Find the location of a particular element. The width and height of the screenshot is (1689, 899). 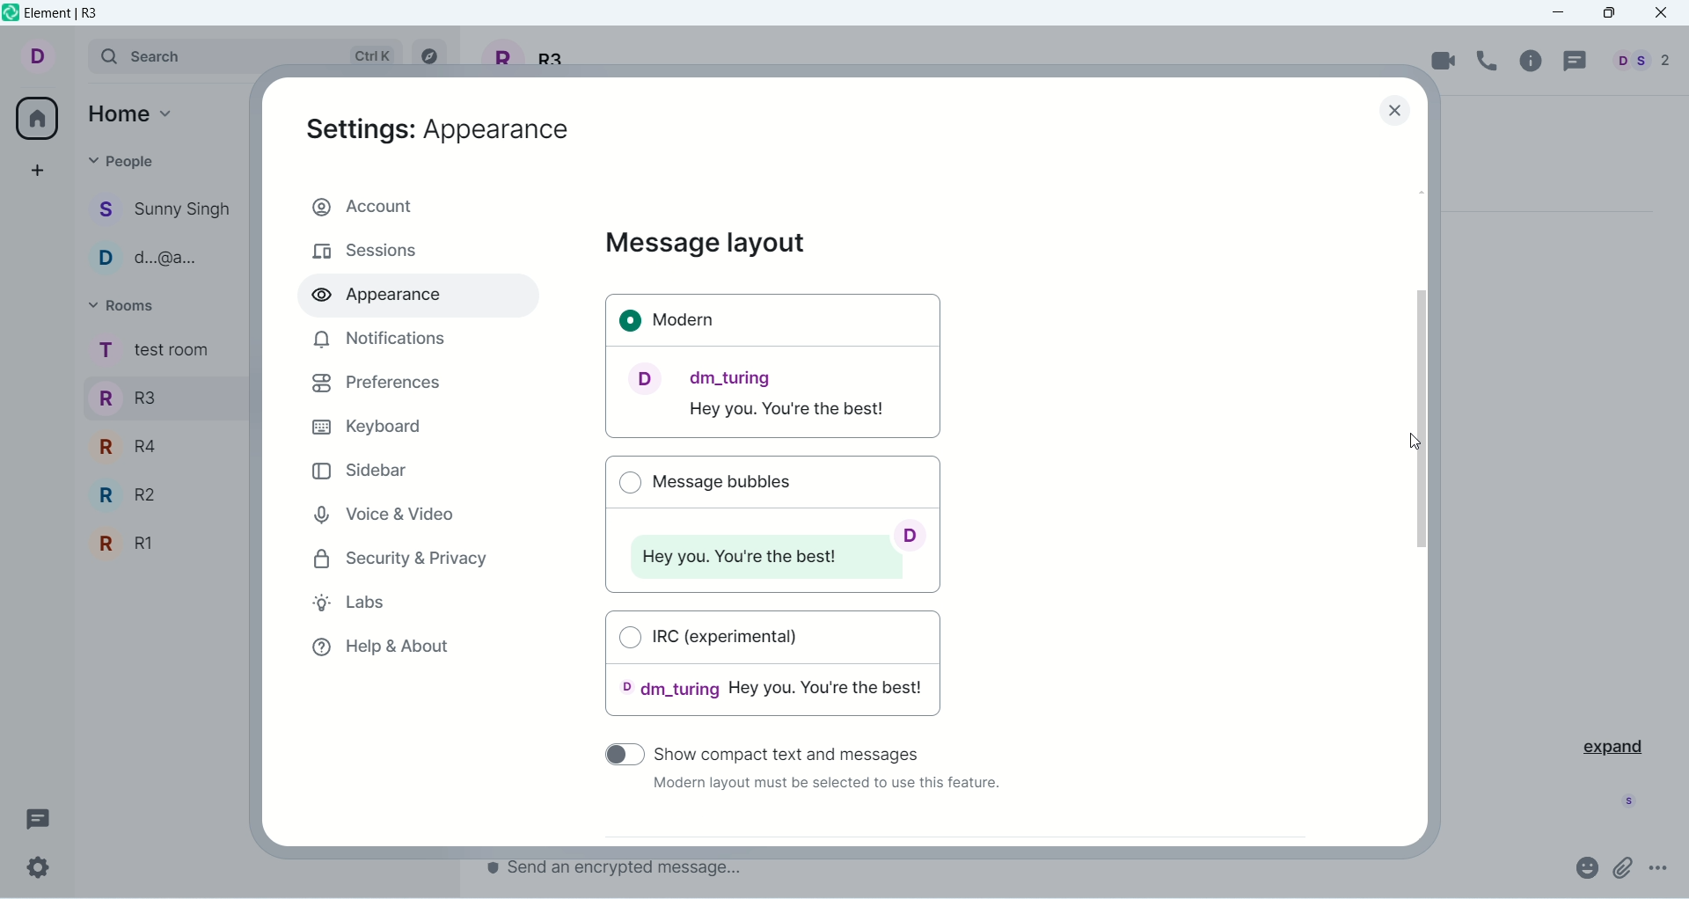

keyboard is located at coordinates (365, 425).